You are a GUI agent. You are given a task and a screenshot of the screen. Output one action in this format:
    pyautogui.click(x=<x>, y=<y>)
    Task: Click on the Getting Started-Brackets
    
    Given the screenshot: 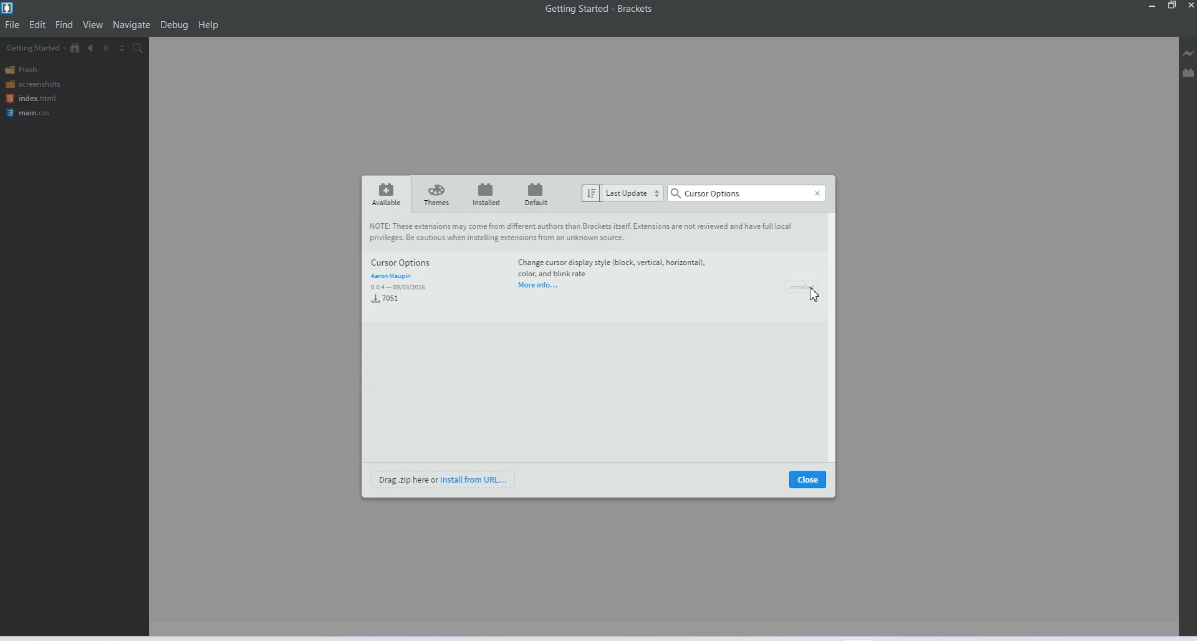 What is the action you would take?
    pyautogui.click(x=599, y=9)
    